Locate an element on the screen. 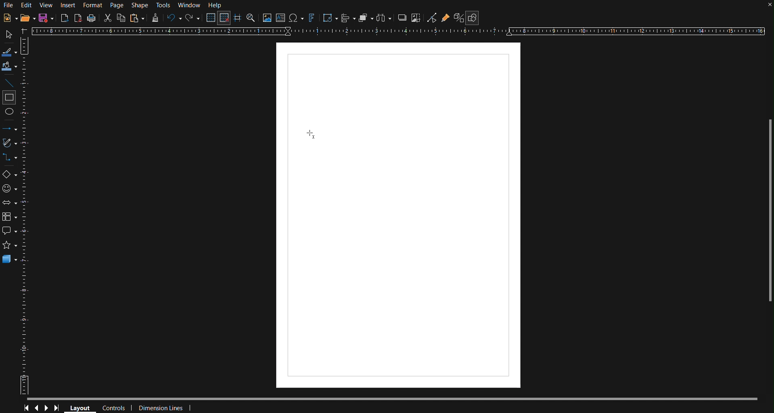 Image resolution: width=774 pixels, height=413 pixels. Select is located at coordinates (9, 35).